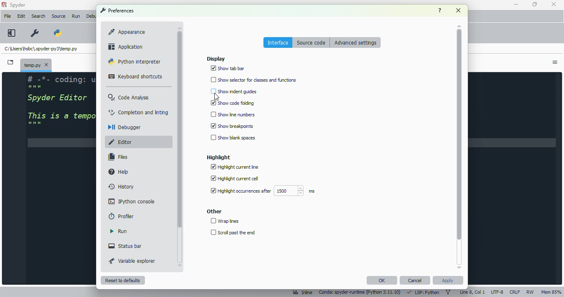 This screenshot has height=297, width=564. I want to click on logo, so click(4, 4).